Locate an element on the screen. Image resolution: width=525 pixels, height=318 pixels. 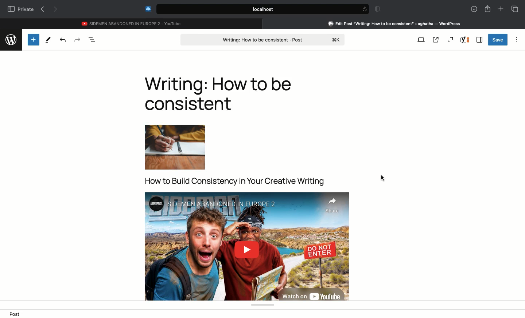
View post is located at coordinates (436, 39).